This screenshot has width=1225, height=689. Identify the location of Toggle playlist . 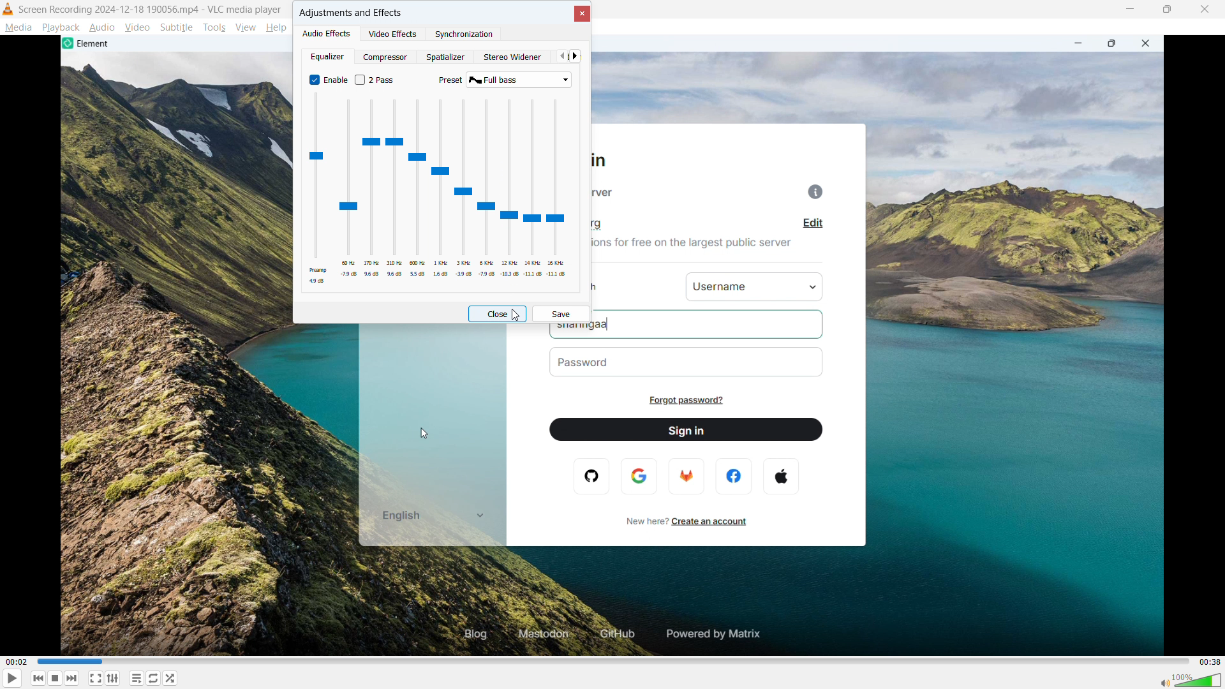
(138, 678).